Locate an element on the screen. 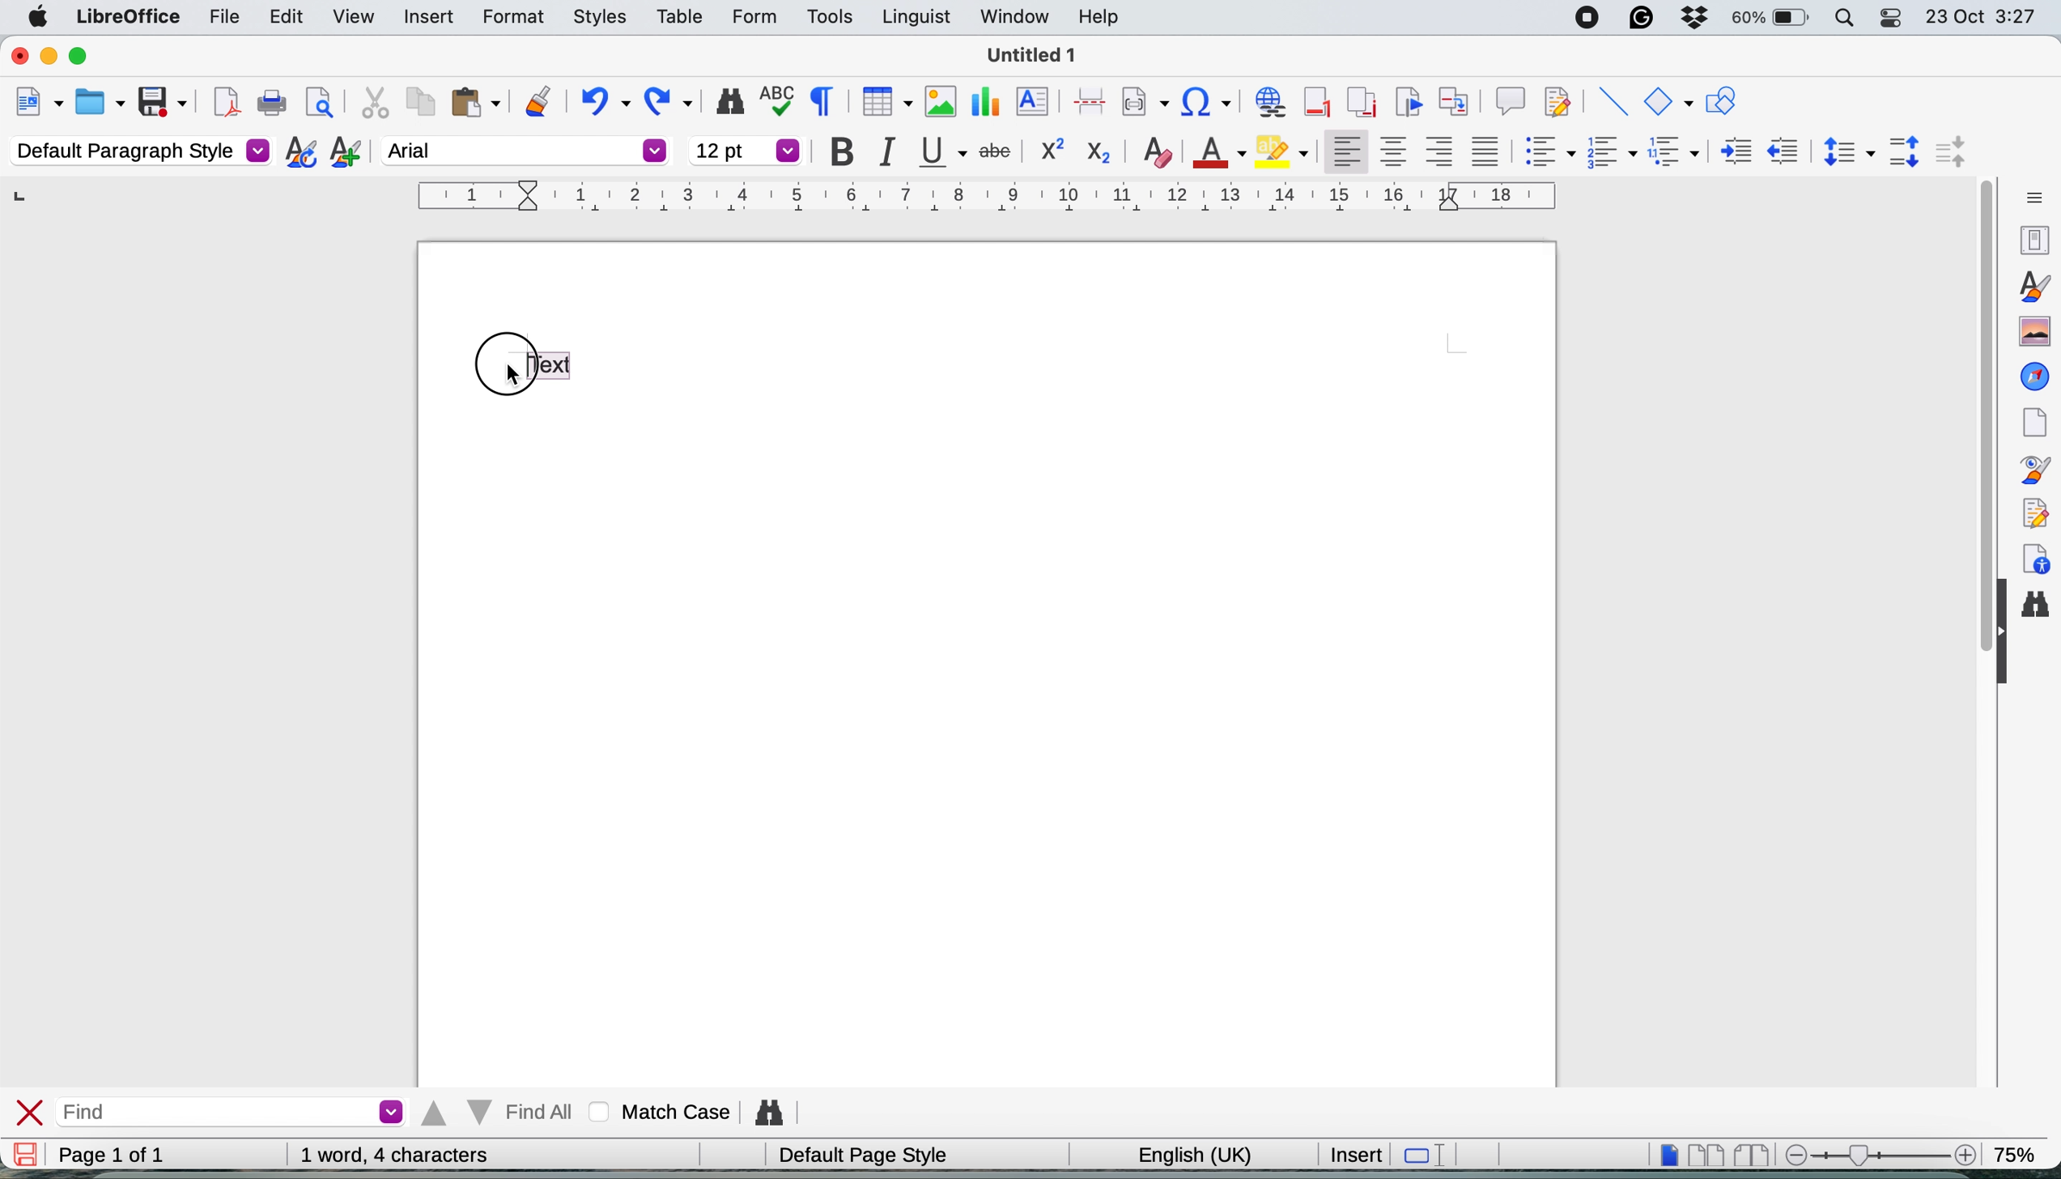 Image resolution: width=2061 pixels, height=1179 pixels. save is located at coordinates (162, 100).